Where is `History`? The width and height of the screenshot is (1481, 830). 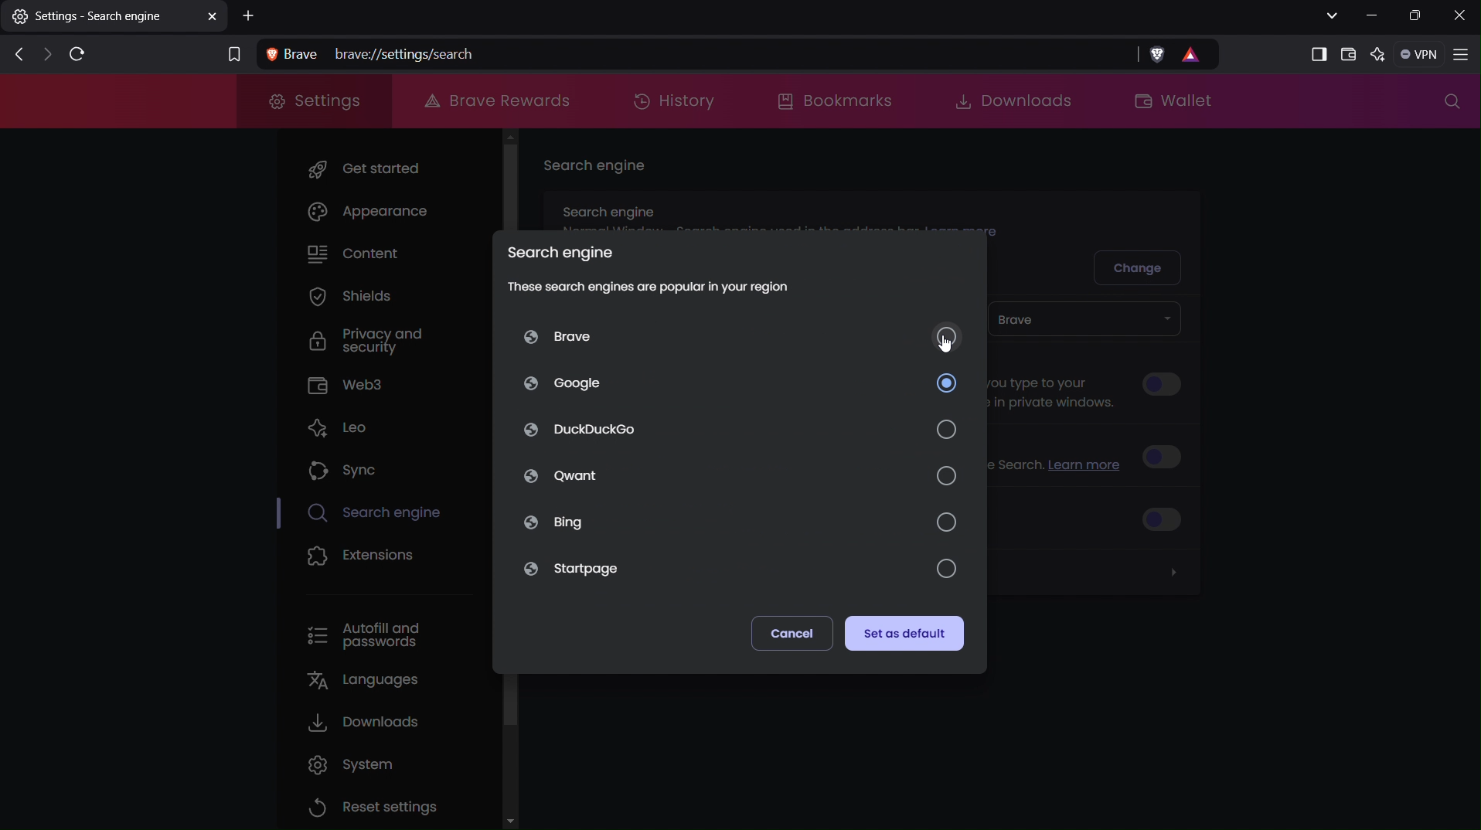
History is located at coordinates (674, 100).